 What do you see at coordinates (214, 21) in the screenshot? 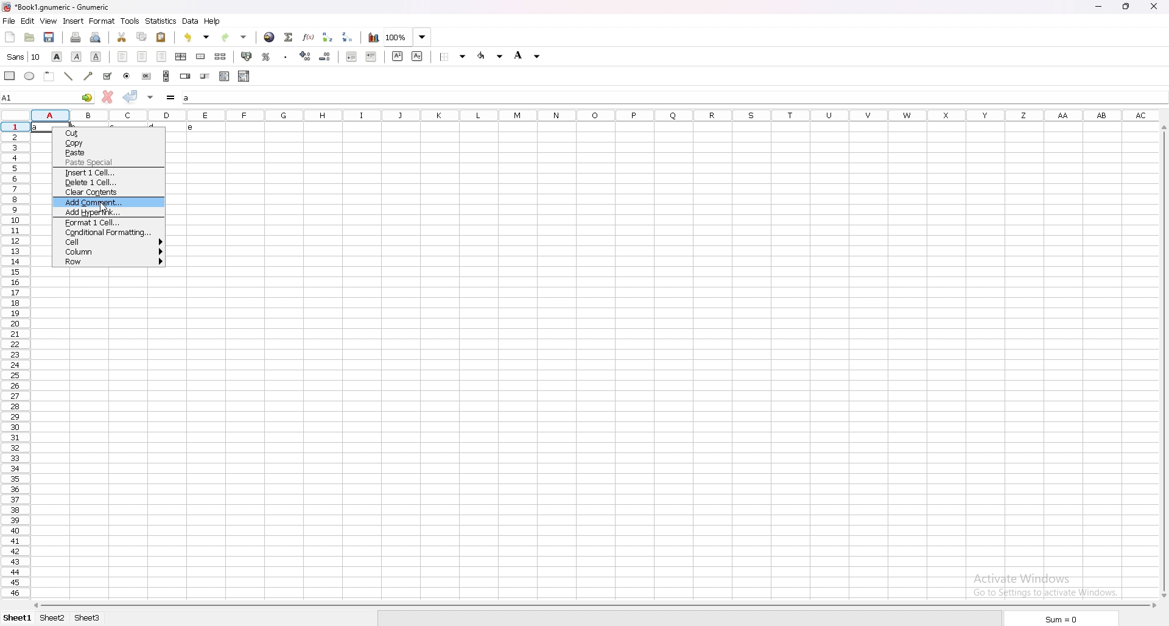
I see `help` at bounding box center [214, 21].